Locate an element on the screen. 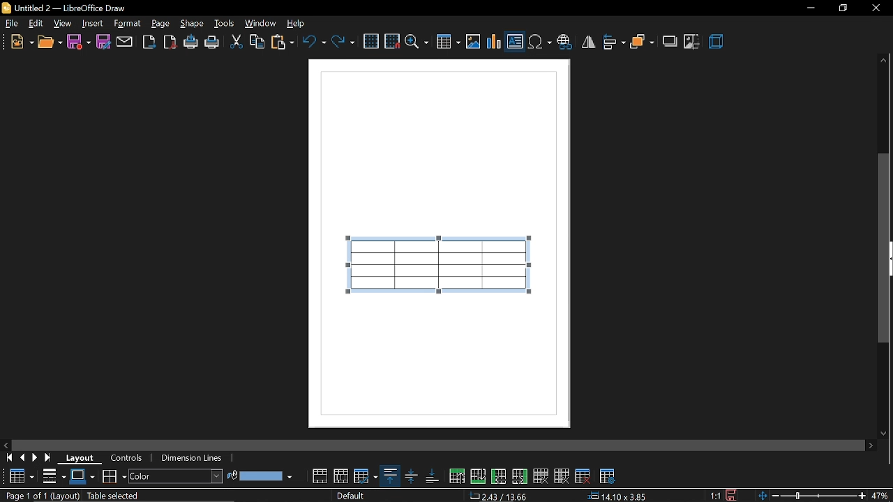 This screenshot has height=502, width=893. 2.43/13.66 is located at coordinates (501, 496).